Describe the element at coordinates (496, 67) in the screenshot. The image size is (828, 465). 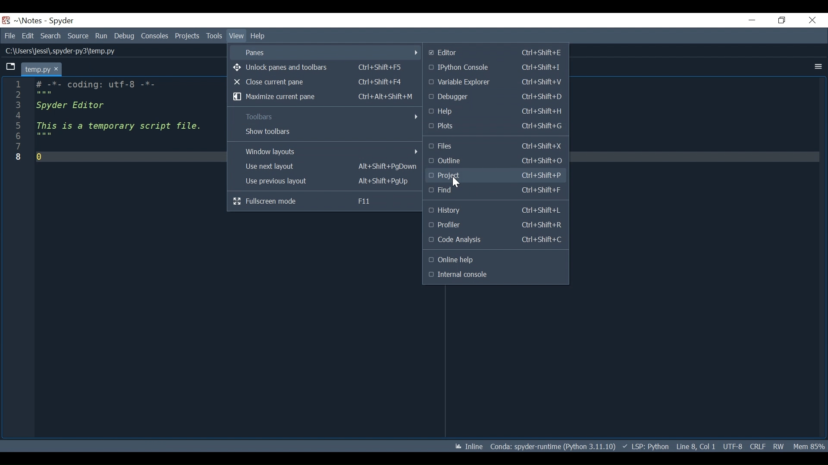
I see `IPython Console` at that location.